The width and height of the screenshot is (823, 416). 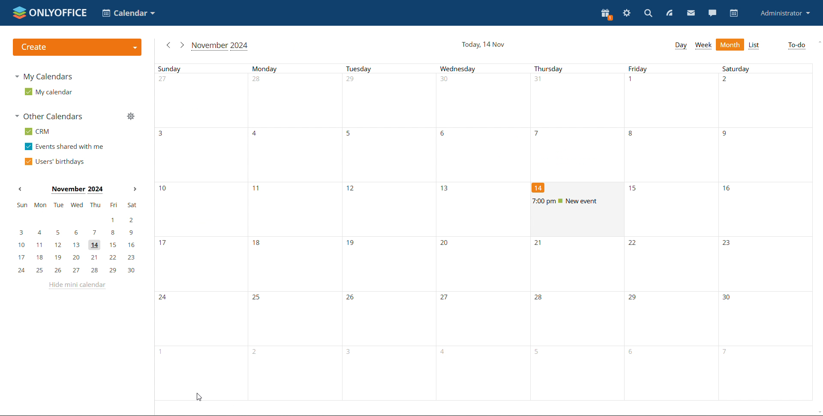 I want to click on mini calendar, so click(x=76, y=238).